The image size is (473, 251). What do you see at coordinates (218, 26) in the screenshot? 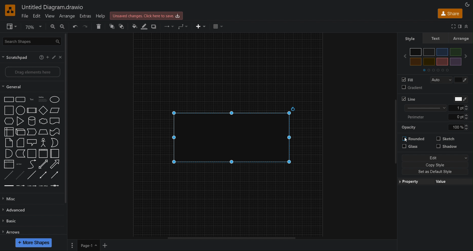
I see `Table` at bounding box center [218, 26].